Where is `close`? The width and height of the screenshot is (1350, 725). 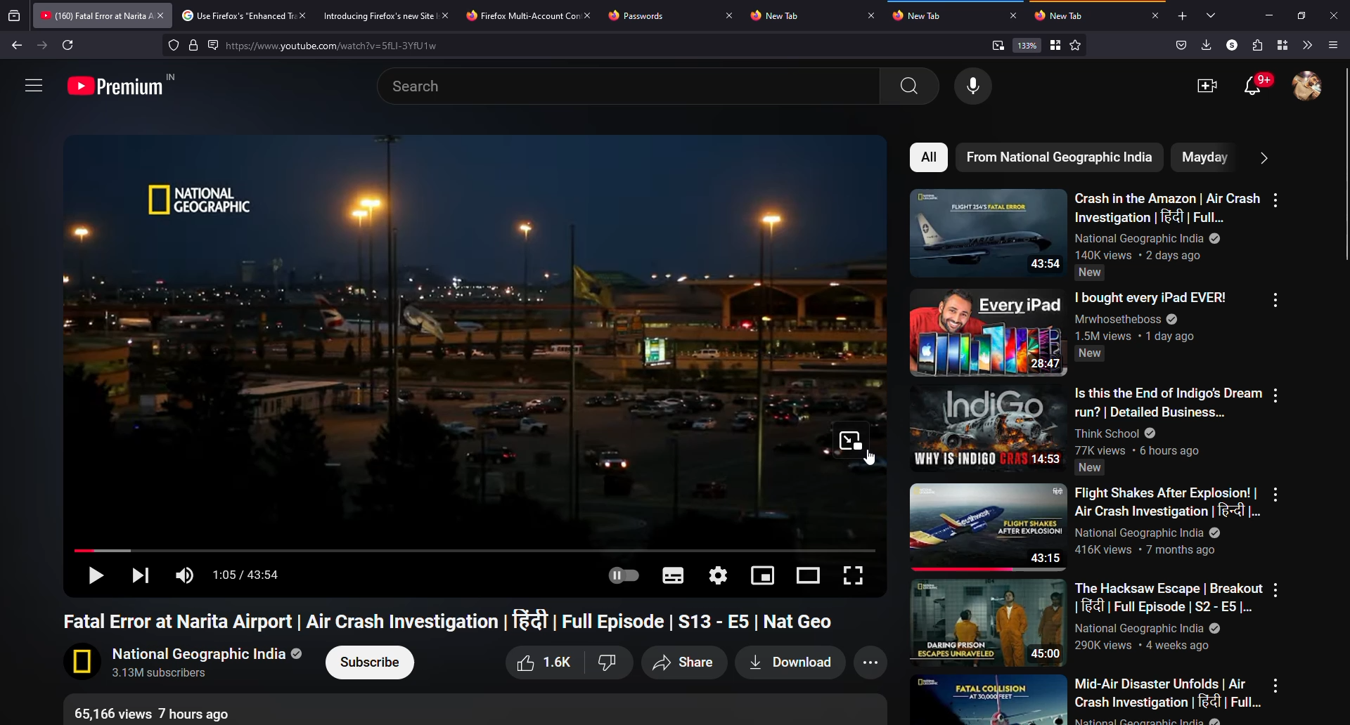
close is located at coordinates (729, 15).